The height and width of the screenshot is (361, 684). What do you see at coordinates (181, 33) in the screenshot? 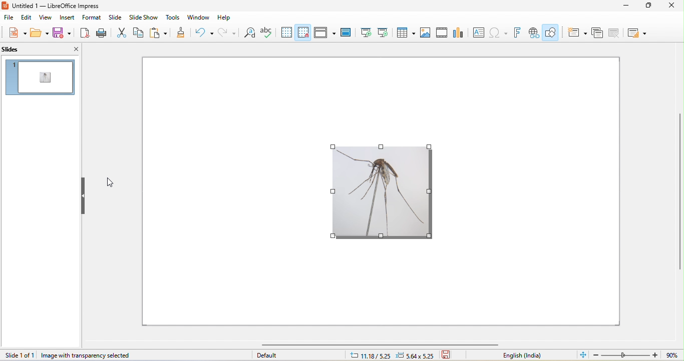
I see `Paint` at bounding box center [181, 33].